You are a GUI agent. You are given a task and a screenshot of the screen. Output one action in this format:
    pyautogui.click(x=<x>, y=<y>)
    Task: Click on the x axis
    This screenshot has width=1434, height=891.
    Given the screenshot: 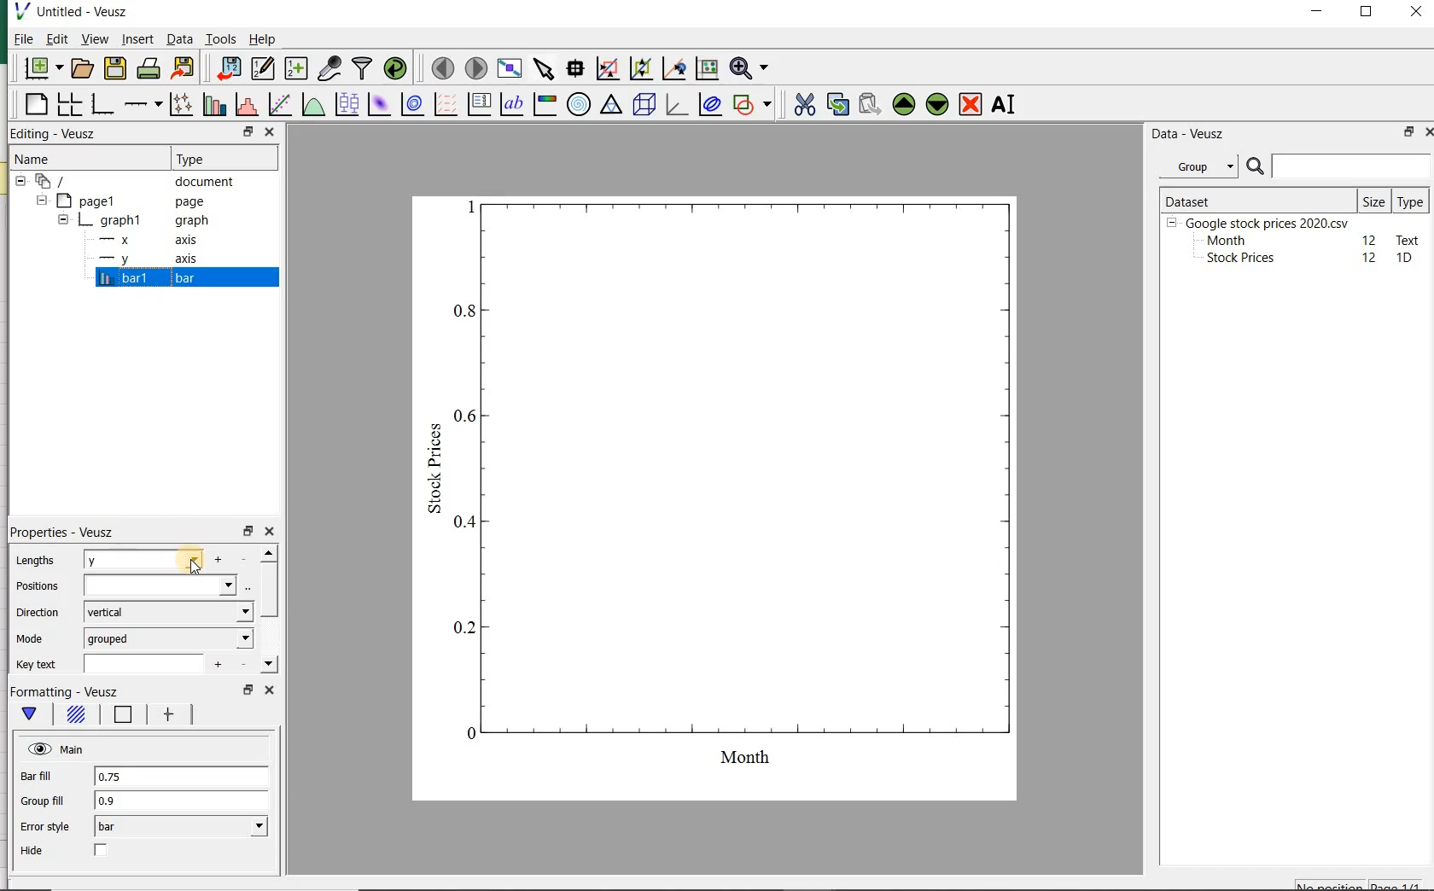 What is the action you would take?
    pyautogui.click(x=141, y=241)
    